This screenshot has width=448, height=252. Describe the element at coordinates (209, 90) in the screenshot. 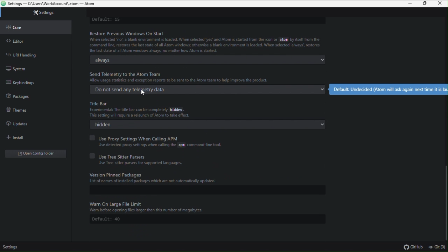

I see `Undecided (Atom will ask again next time it is launched)` at that location.